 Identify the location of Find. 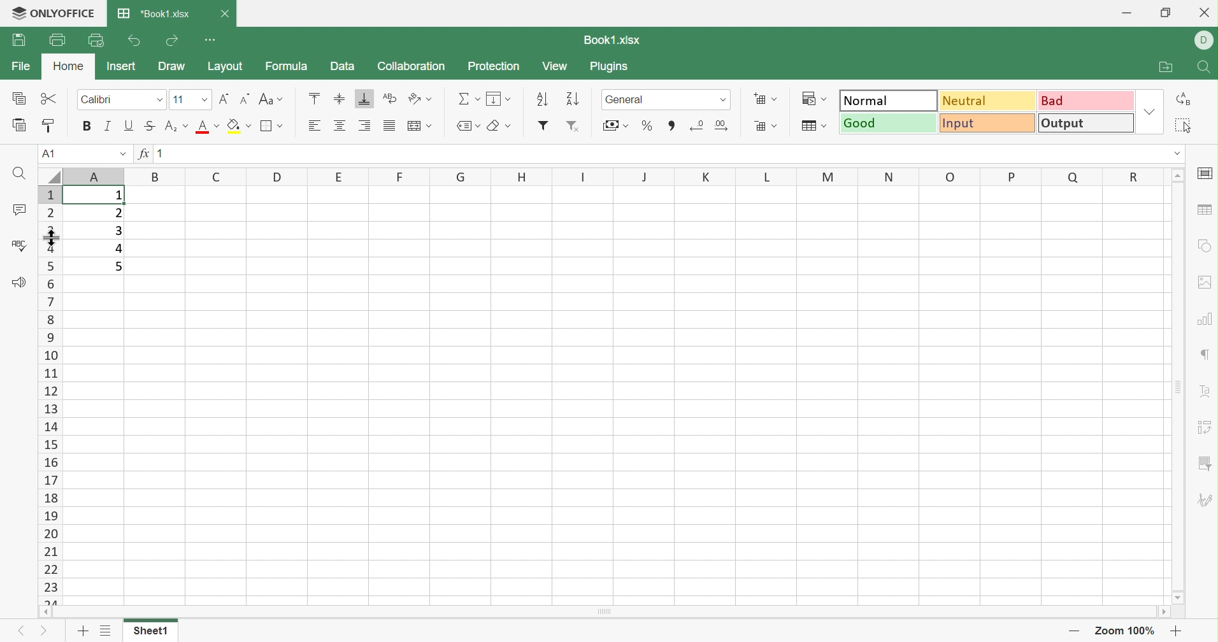
(1206, 67).